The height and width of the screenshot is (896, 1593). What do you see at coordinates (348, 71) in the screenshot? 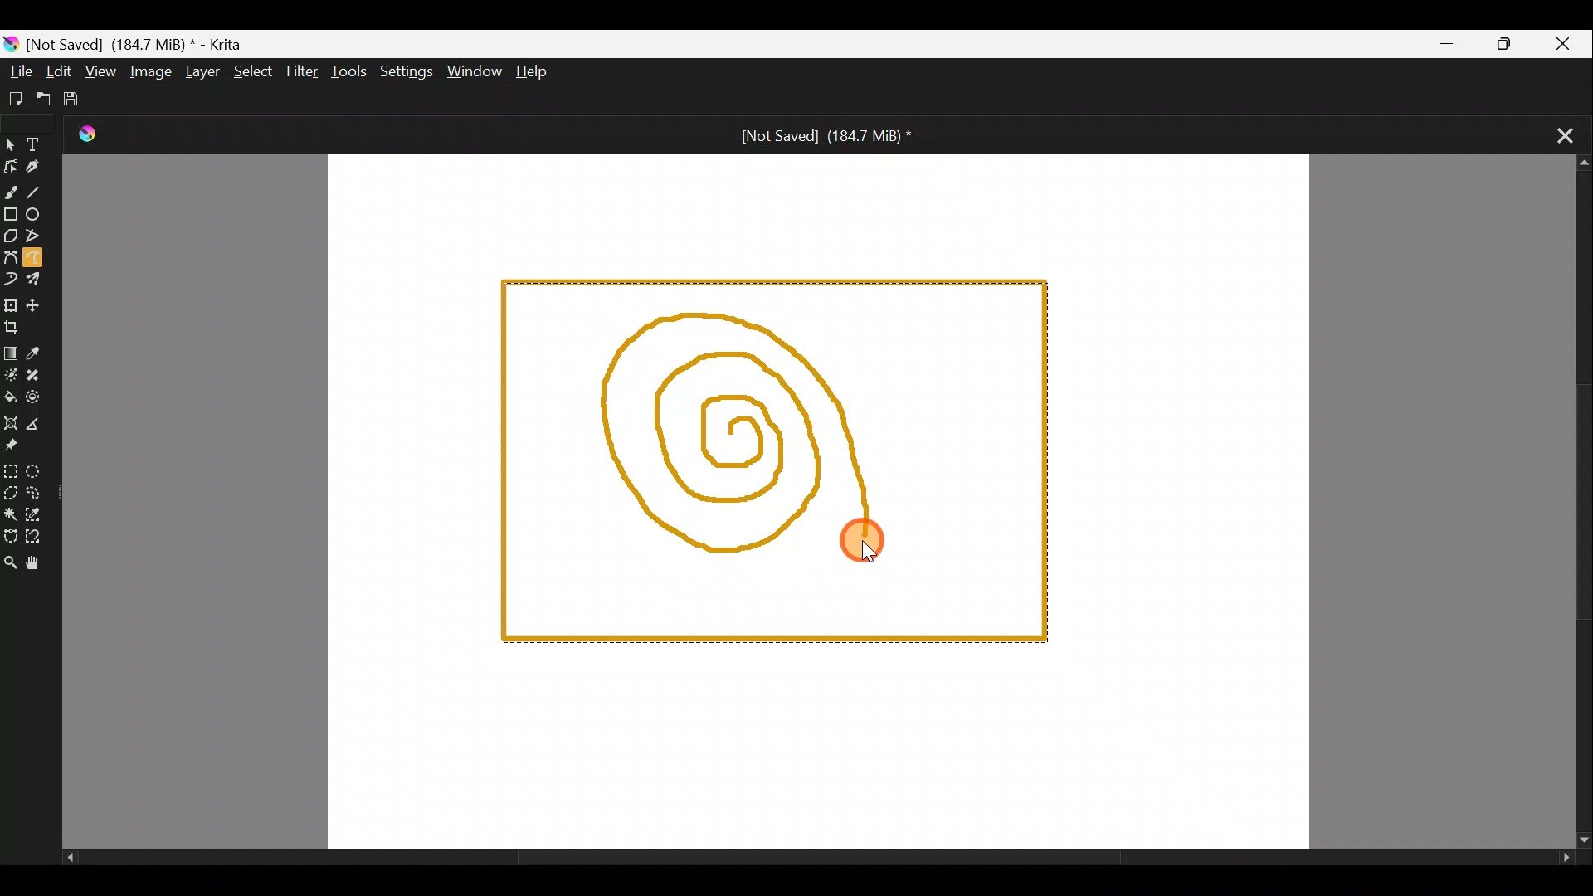
I see `Tools` at bounding box center [348, 71].